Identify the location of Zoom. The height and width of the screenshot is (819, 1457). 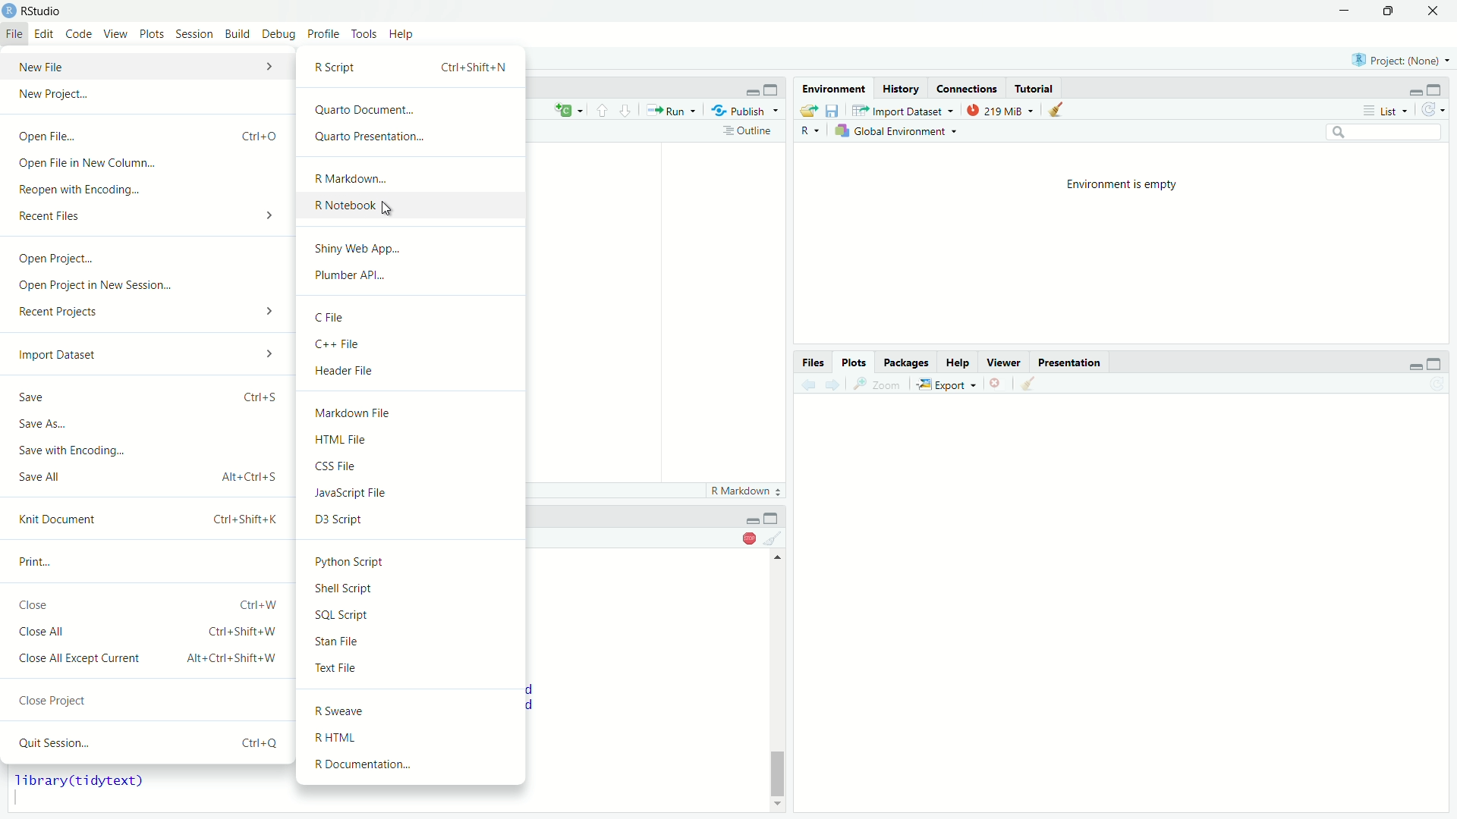
(882, 385).